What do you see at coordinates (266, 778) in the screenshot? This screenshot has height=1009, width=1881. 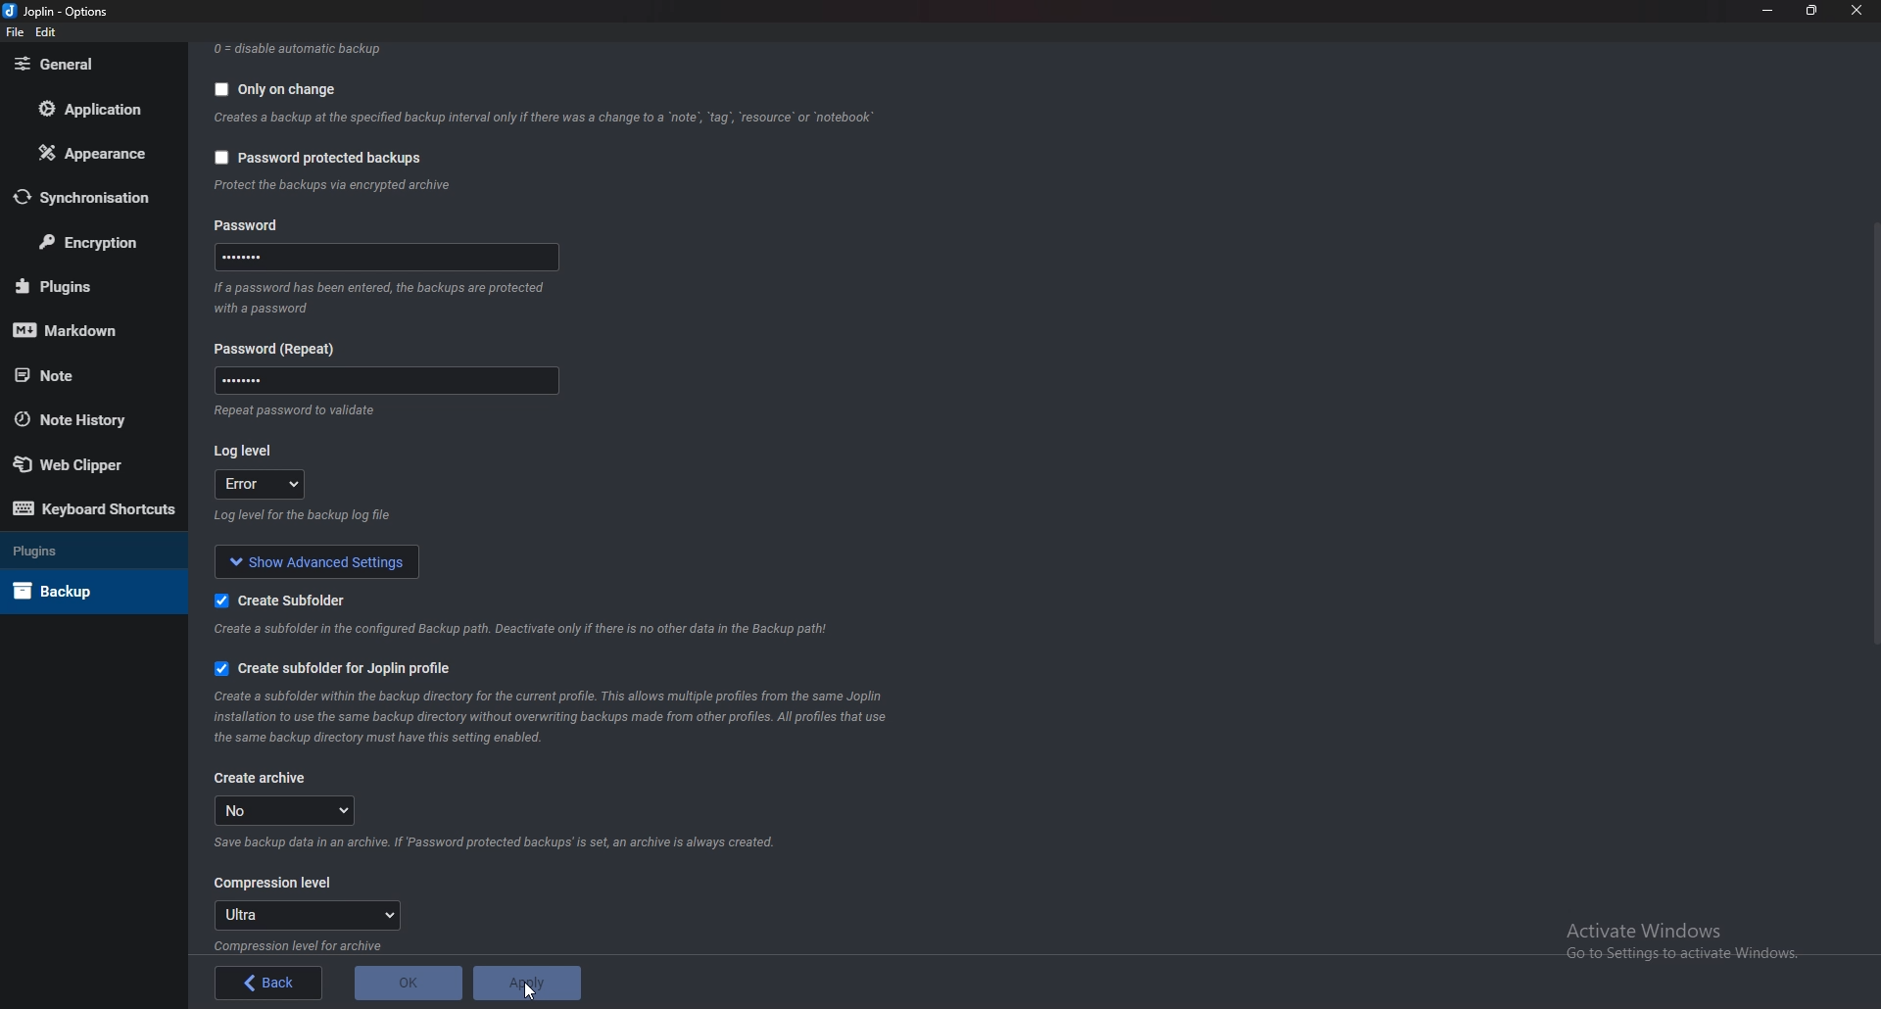 I see `Create archive` at bounding box center [266, 778].